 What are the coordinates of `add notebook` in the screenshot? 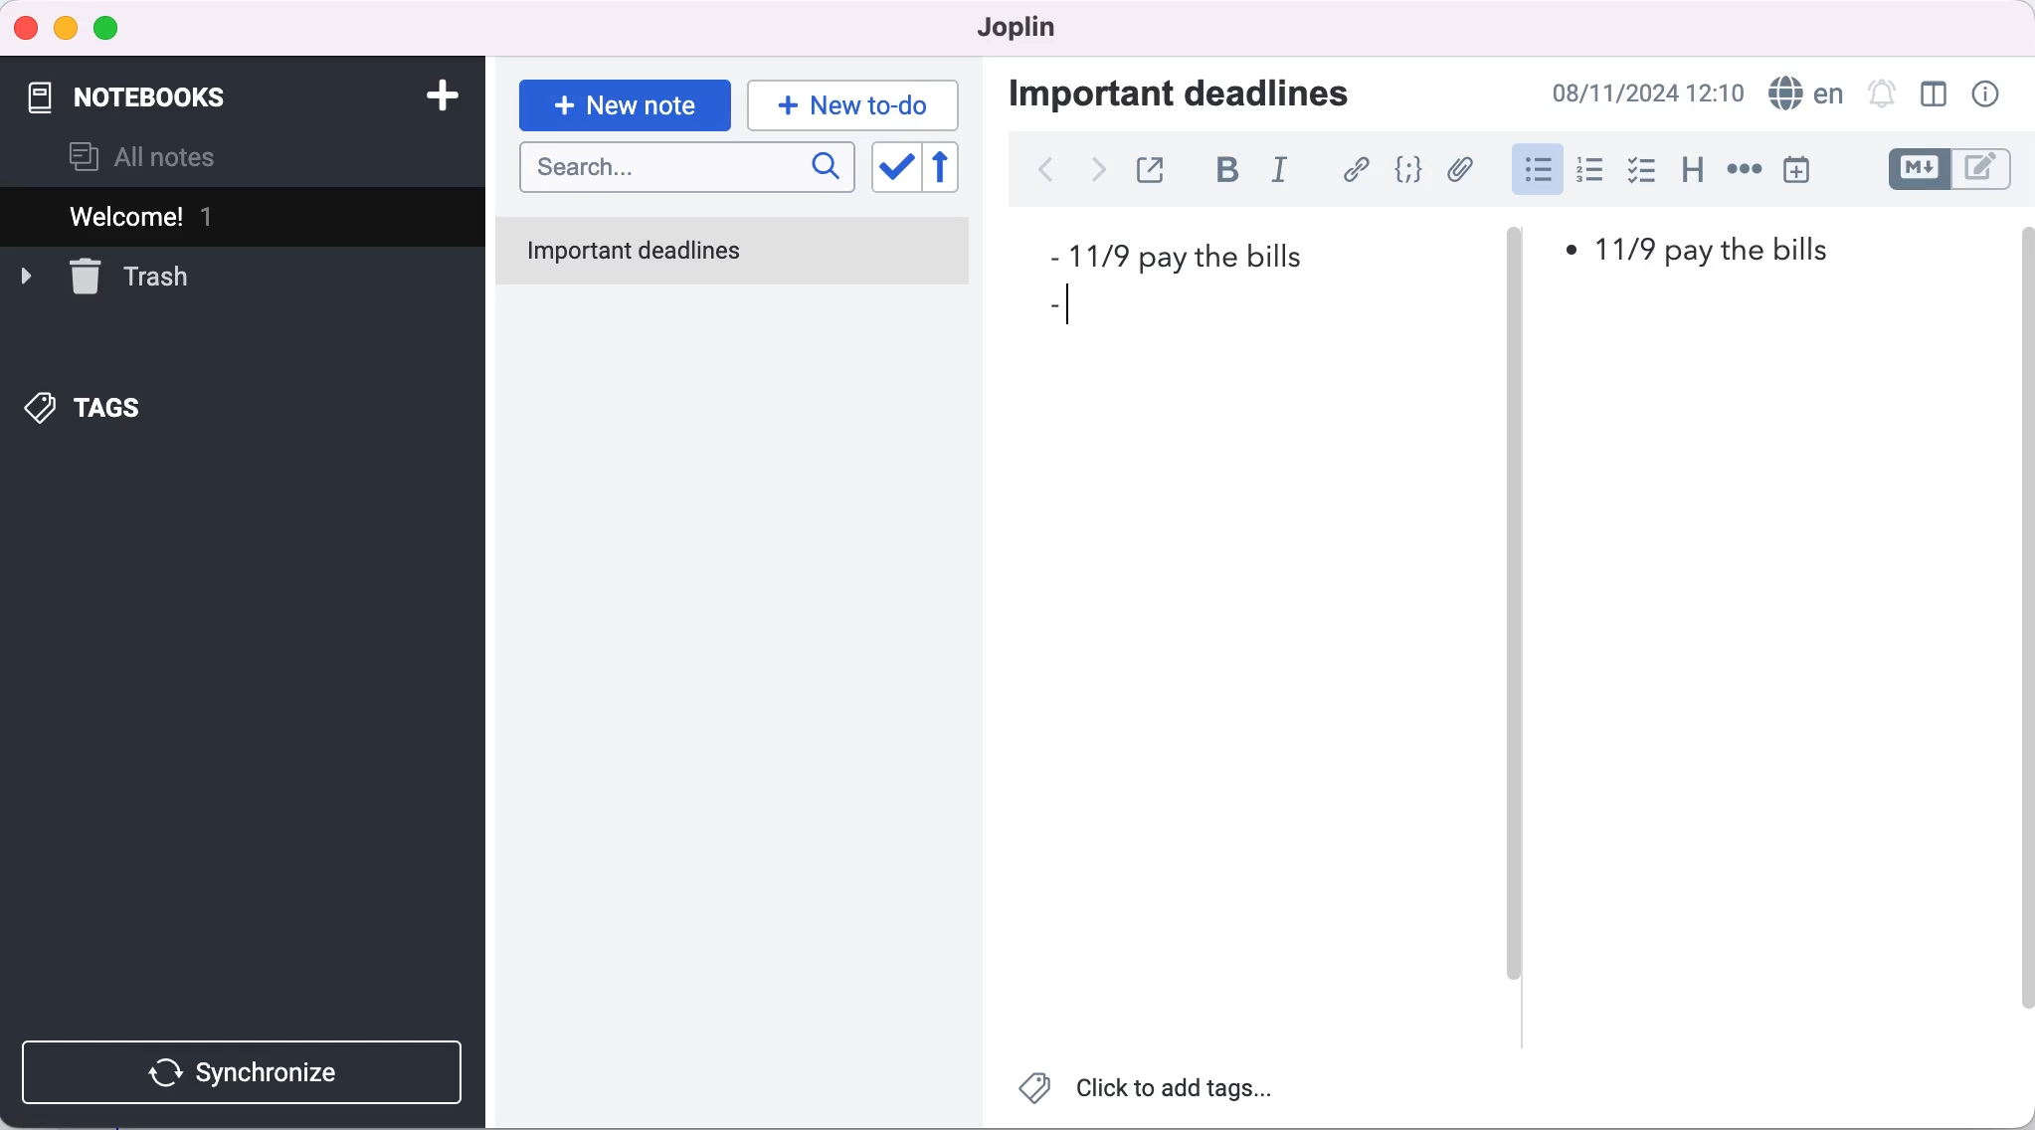 It's located at (439, 94).